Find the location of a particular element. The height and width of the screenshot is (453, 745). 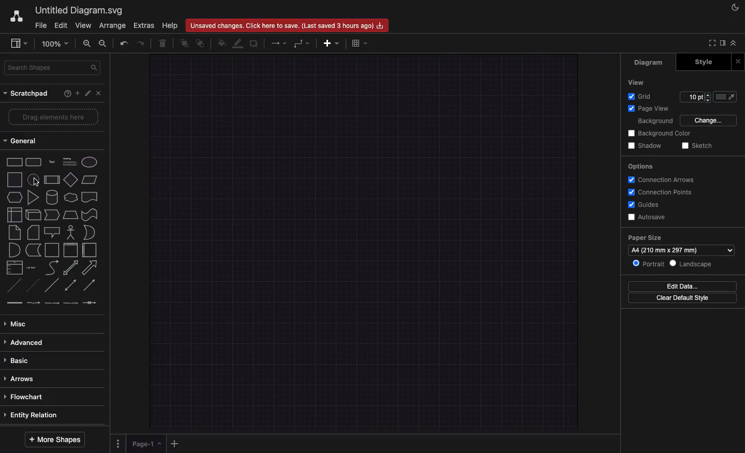

Connection points is located at coordinates (661, 193).